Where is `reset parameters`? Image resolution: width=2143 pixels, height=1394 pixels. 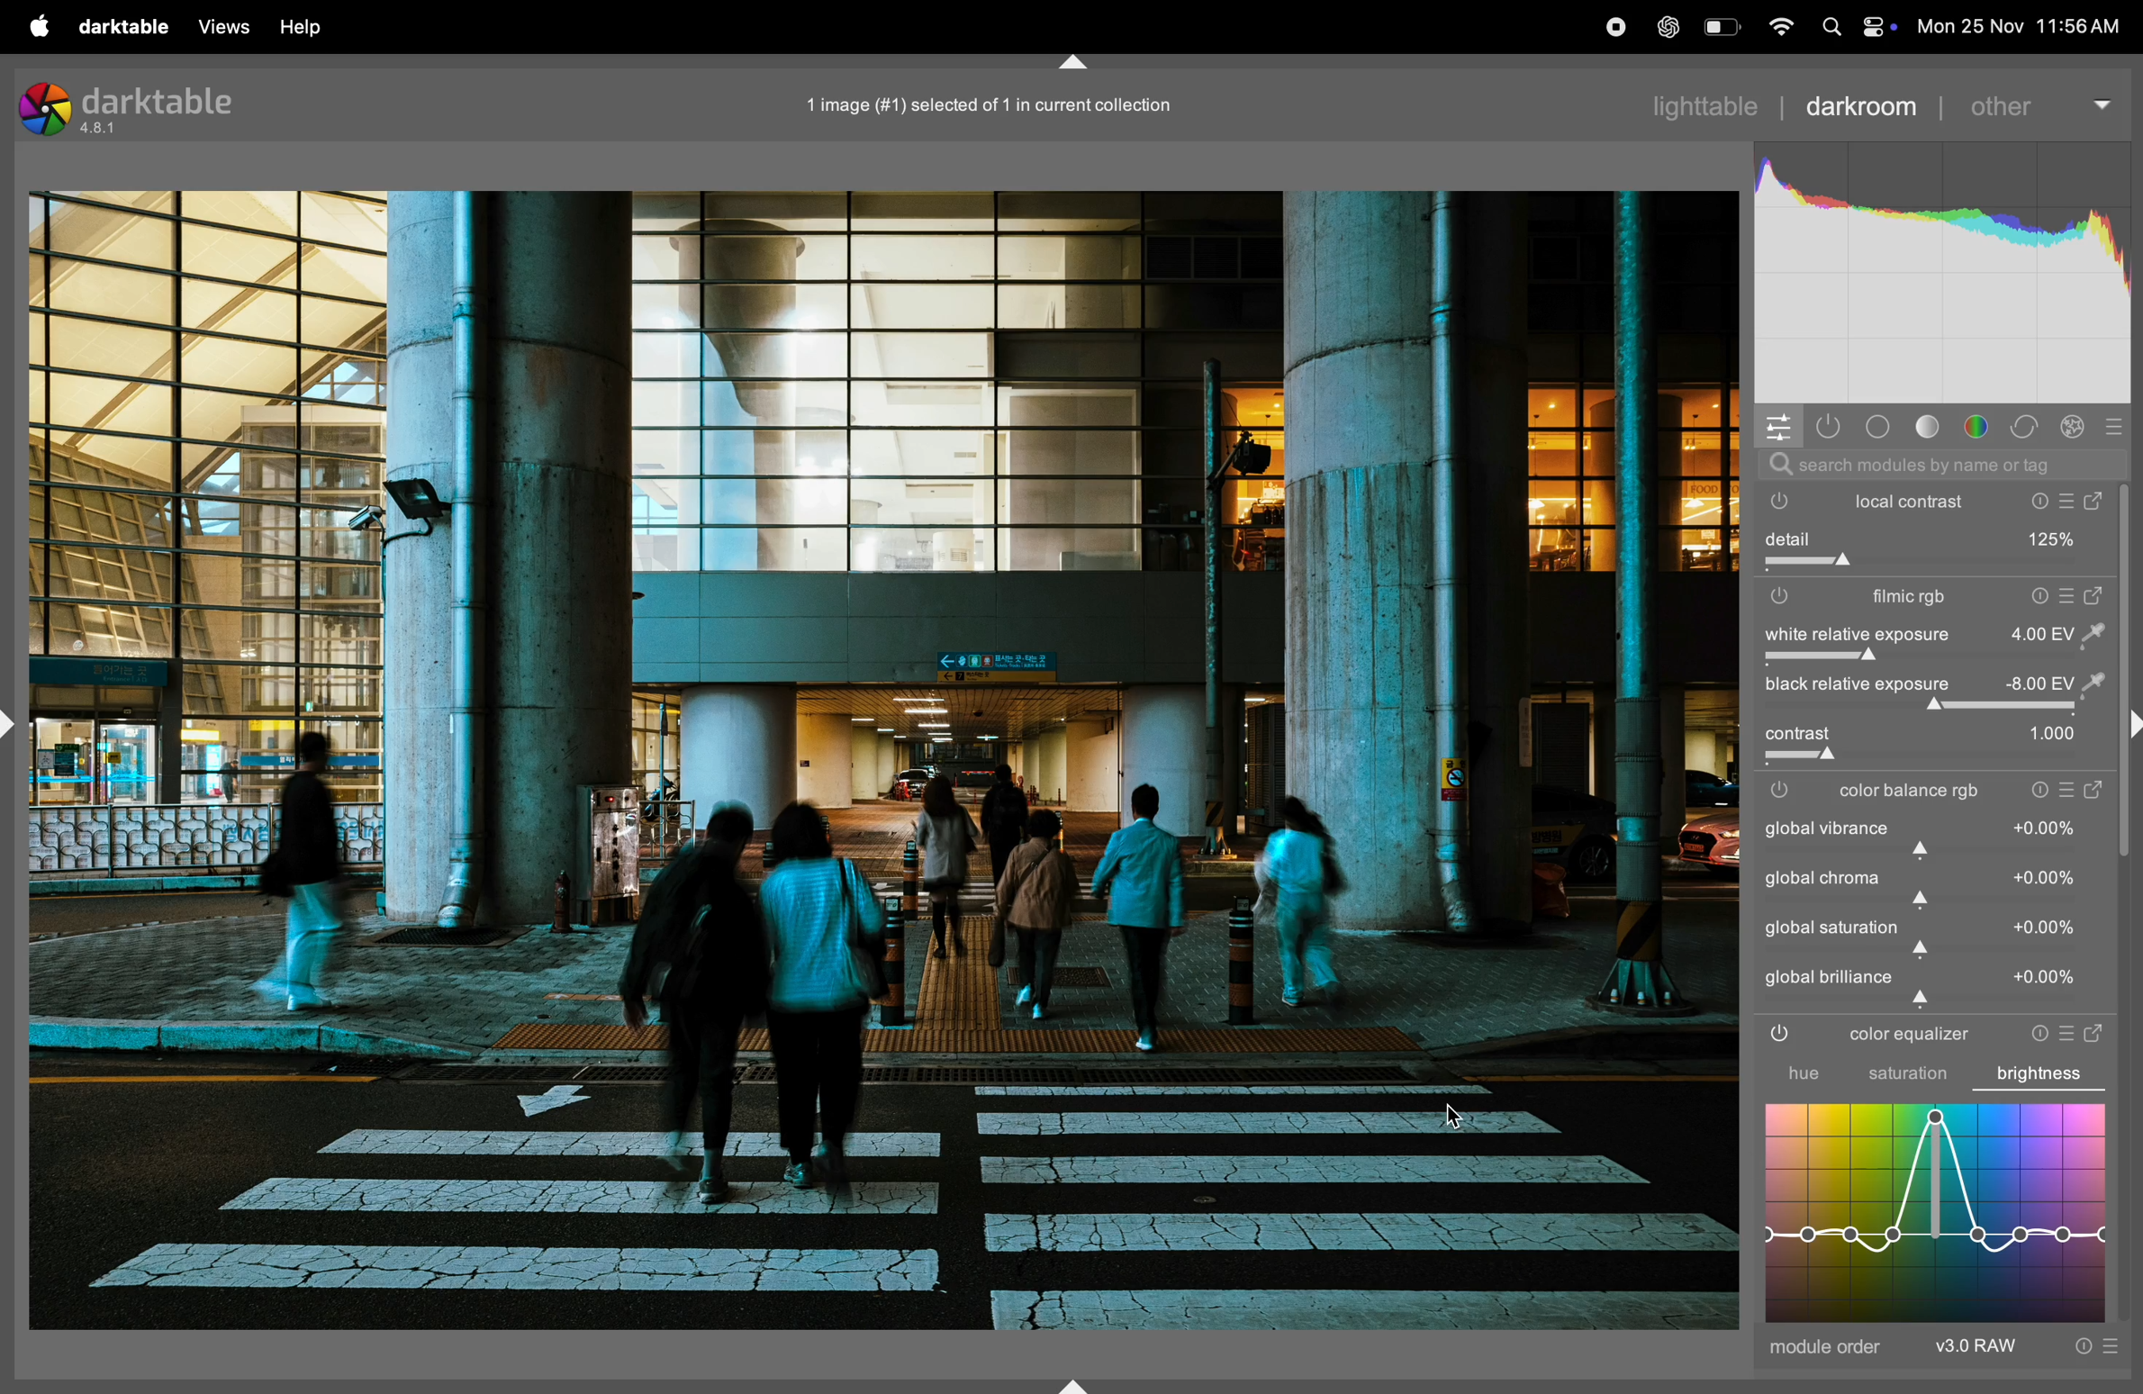
reset parameters is located at coordinates (2035, 596).